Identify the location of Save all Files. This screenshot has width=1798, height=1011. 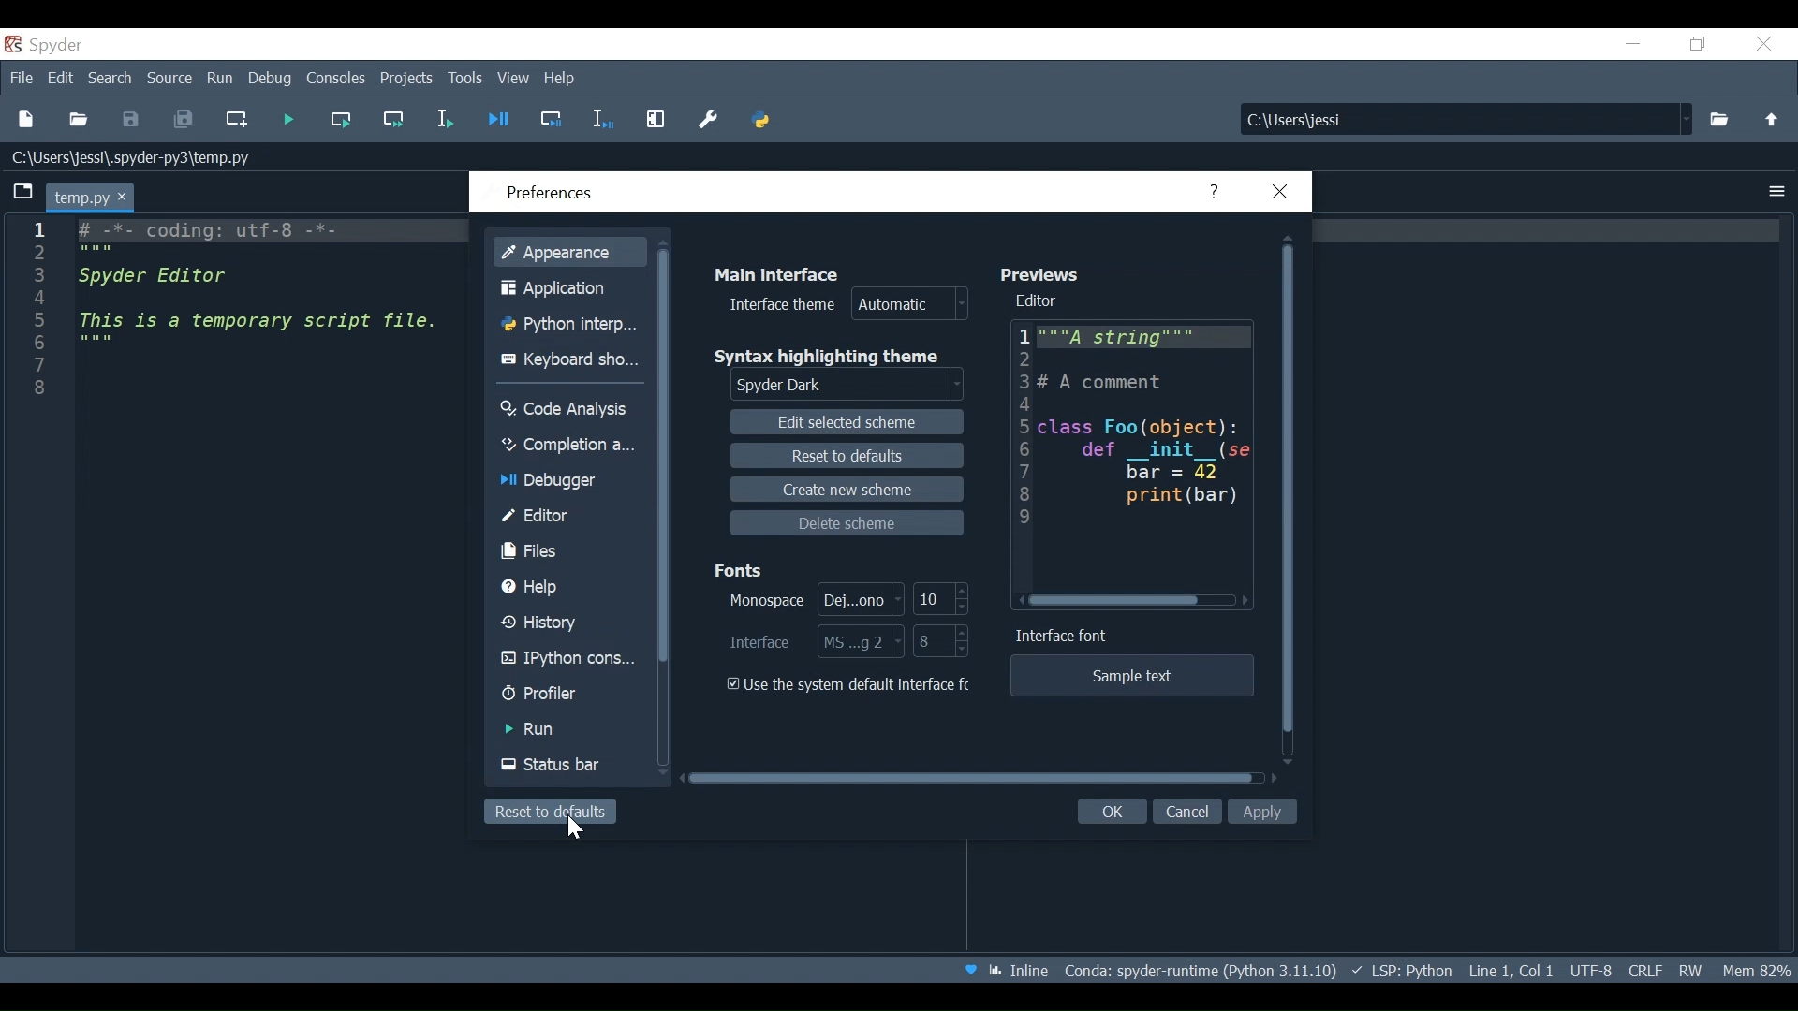
(184, 120).